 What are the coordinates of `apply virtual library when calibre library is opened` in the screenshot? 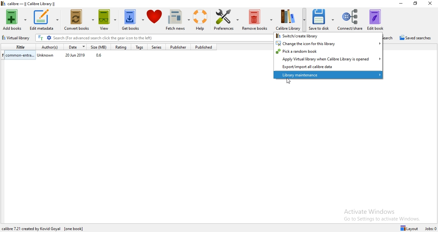 It's located at (328, 59).